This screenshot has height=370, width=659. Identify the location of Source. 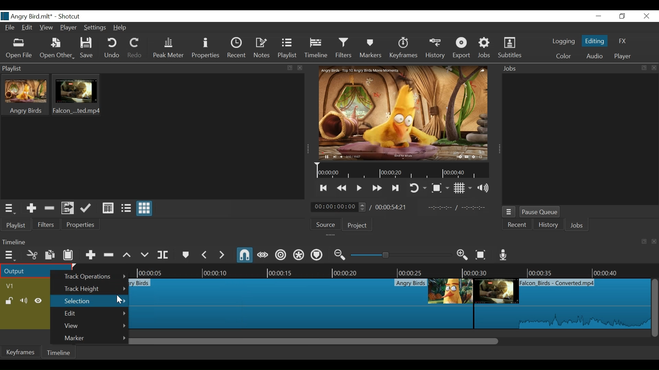
(325, 225).